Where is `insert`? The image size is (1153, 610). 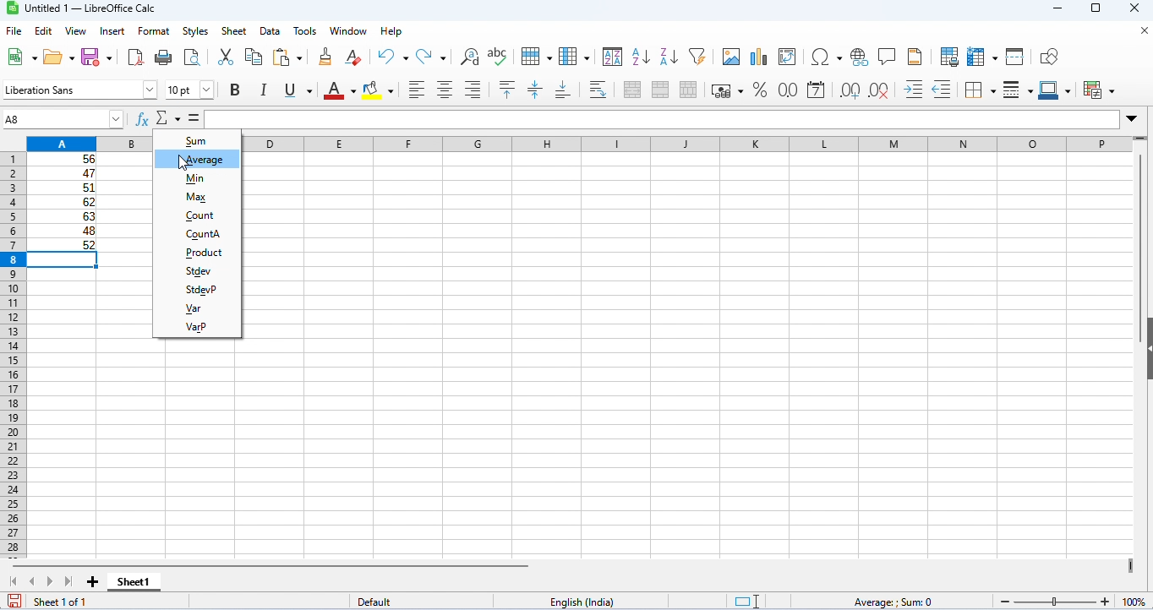
insert is located at coordinates (115, 30).